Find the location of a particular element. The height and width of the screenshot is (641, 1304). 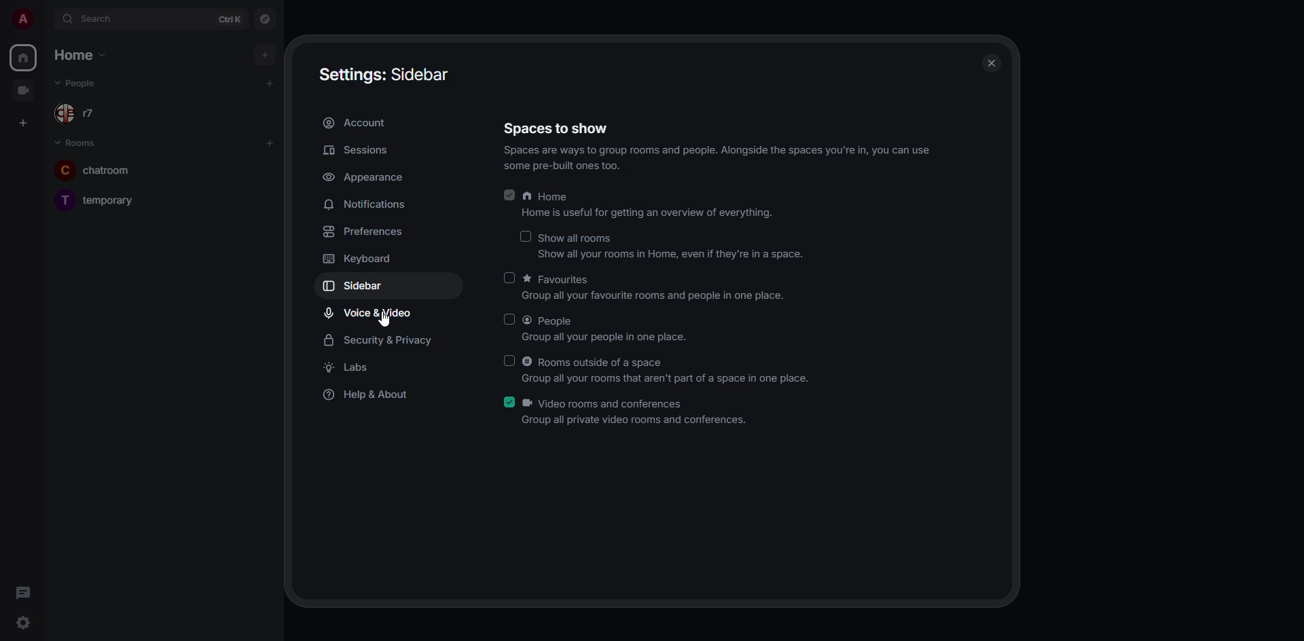

create space is located at coordinates (20, 122).